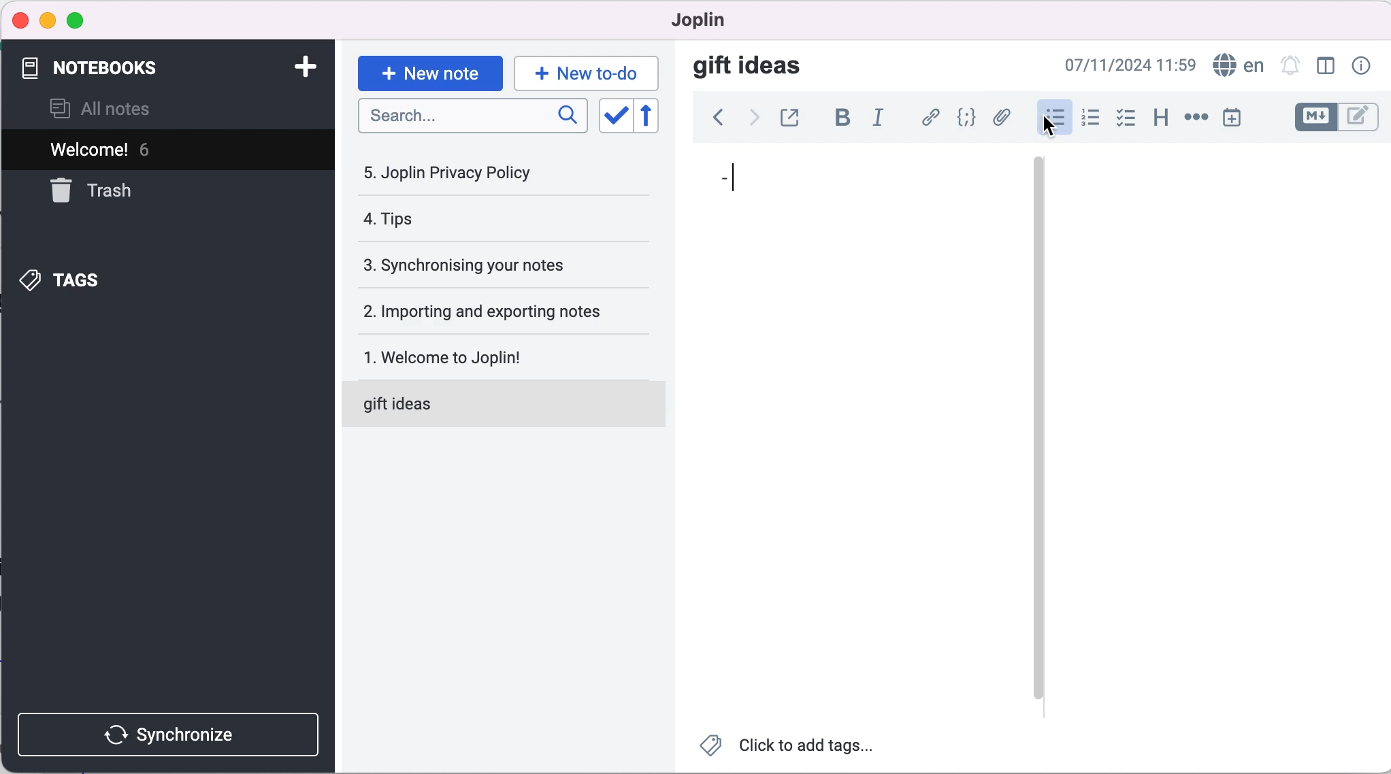  What do you see at coordinates (796, 746) in the screenshot?
I see `click to add tags` at bounding box center [796, 746].